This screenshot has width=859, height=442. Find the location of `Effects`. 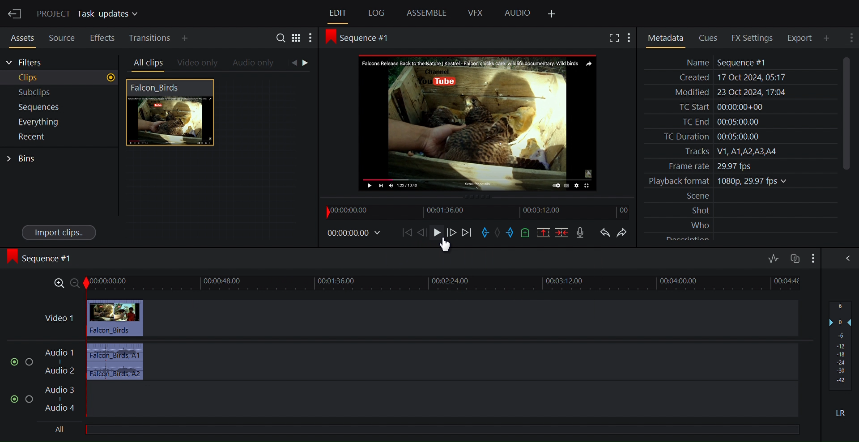

Effects is located at coordinates (102, 37).